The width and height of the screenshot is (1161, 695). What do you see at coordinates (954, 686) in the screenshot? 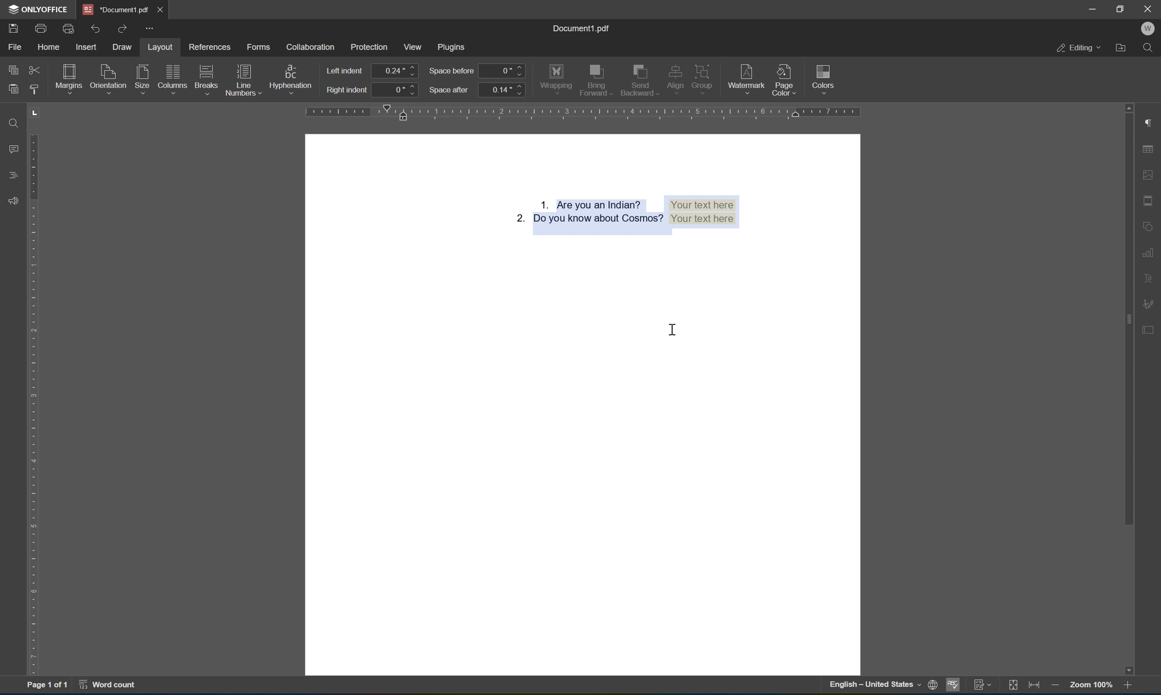
I see `spell checking` at bounding box center [954, 686].